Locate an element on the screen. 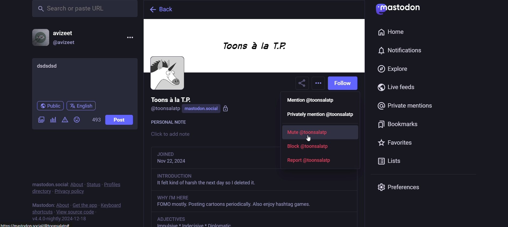  privately mention user is located at coordinates (321, 115).